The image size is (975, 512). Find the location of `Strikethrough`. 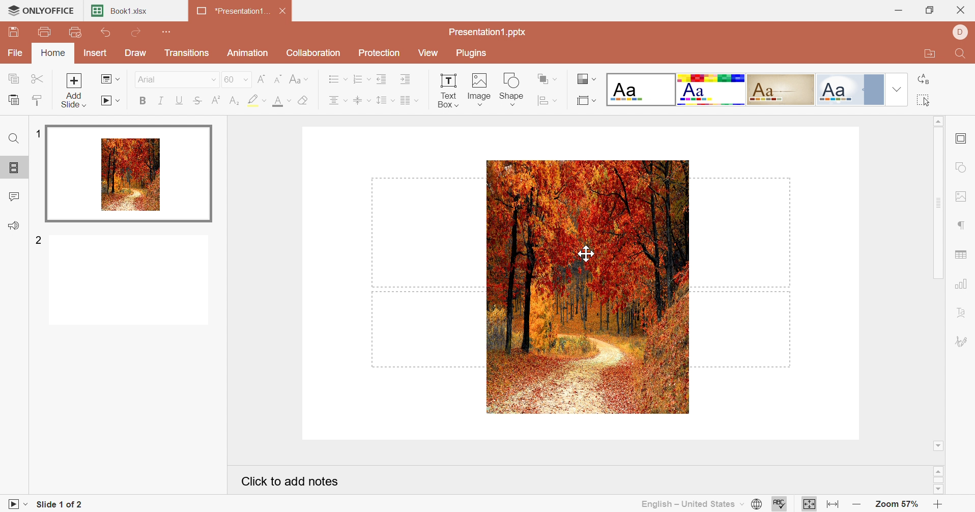

Strikethrough is located at coordinates (196, 102).